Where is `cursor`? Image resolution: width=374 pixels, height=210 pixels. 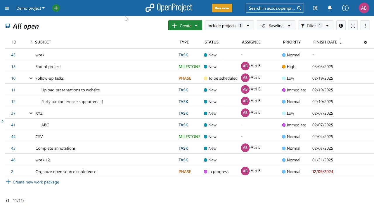 cursor is located at coordinates (127, 20).